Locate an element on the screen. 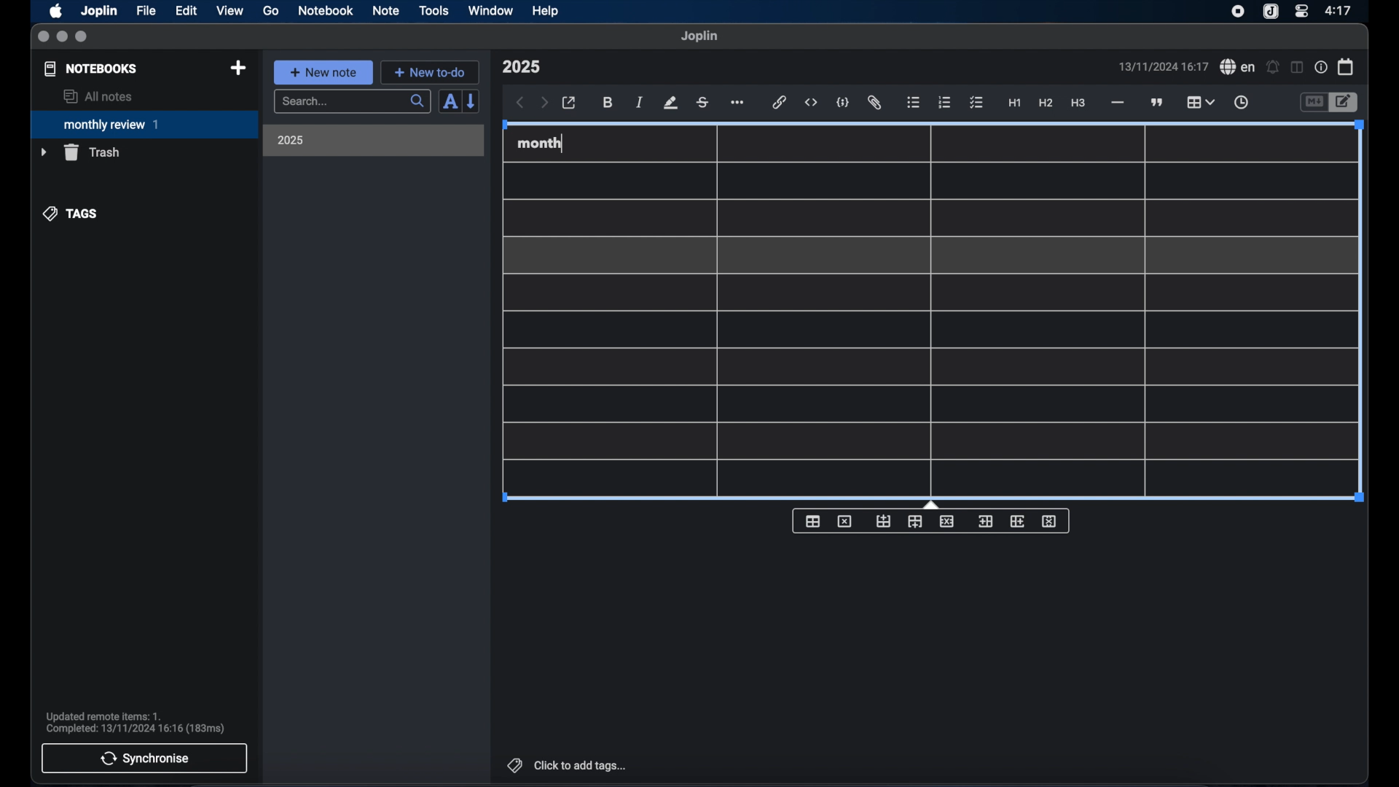 This screenshot has width=1399, height=787. heading 2 is located at coordinates (1046, 103).